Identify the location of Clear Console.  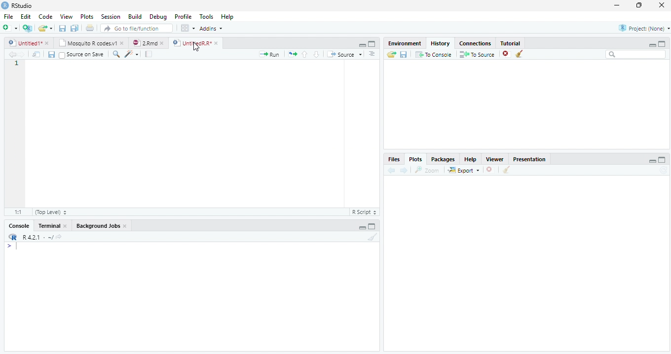
(372, 238).